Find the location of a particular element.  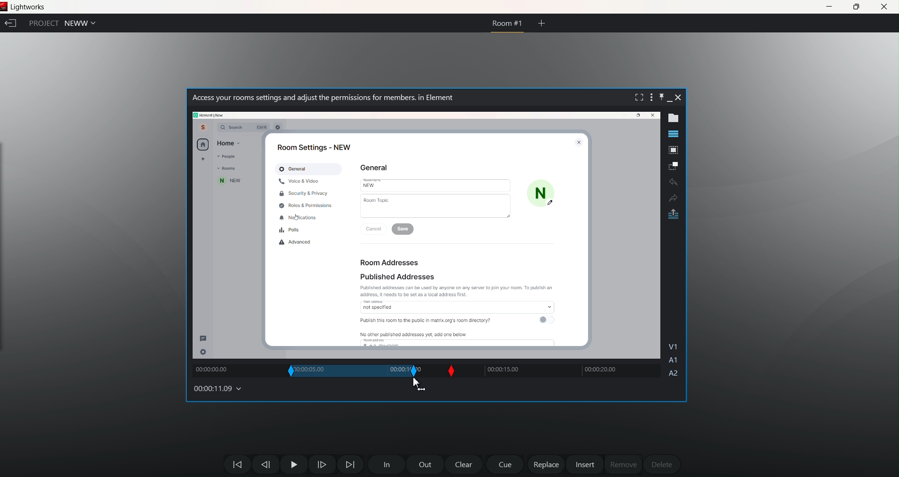

replace is located at coordinates (543, 463).